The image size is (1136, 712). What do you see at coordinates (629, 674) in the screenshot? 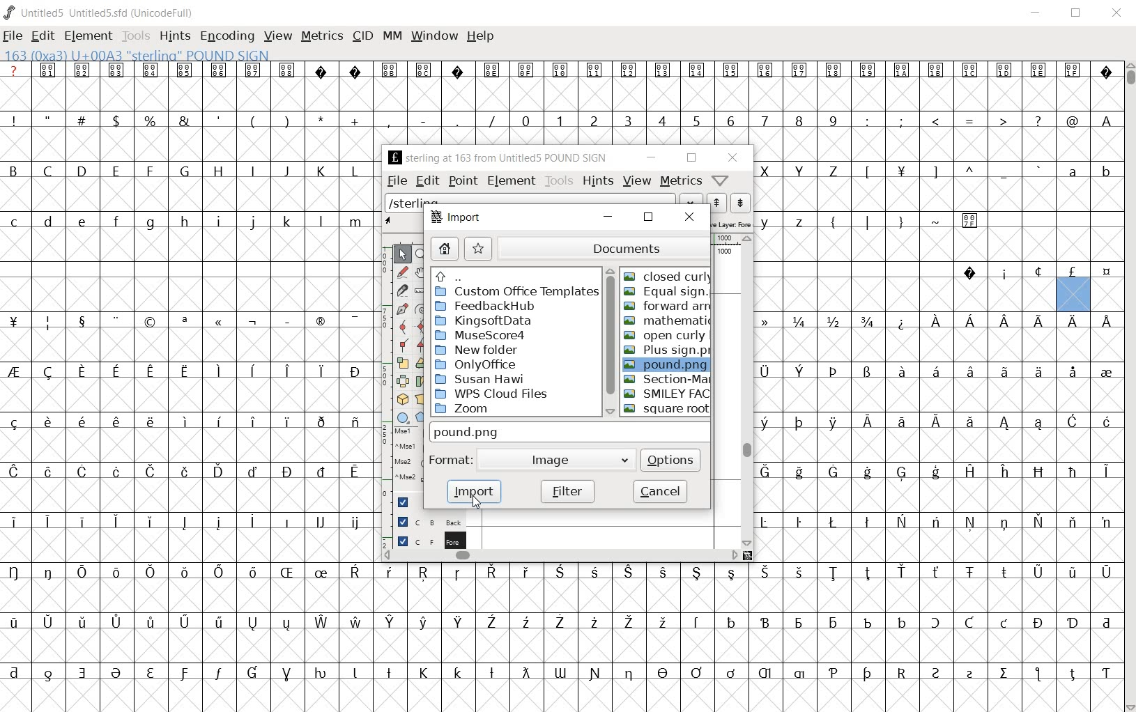
I see `Symbol` at bounding box center [629, 674].